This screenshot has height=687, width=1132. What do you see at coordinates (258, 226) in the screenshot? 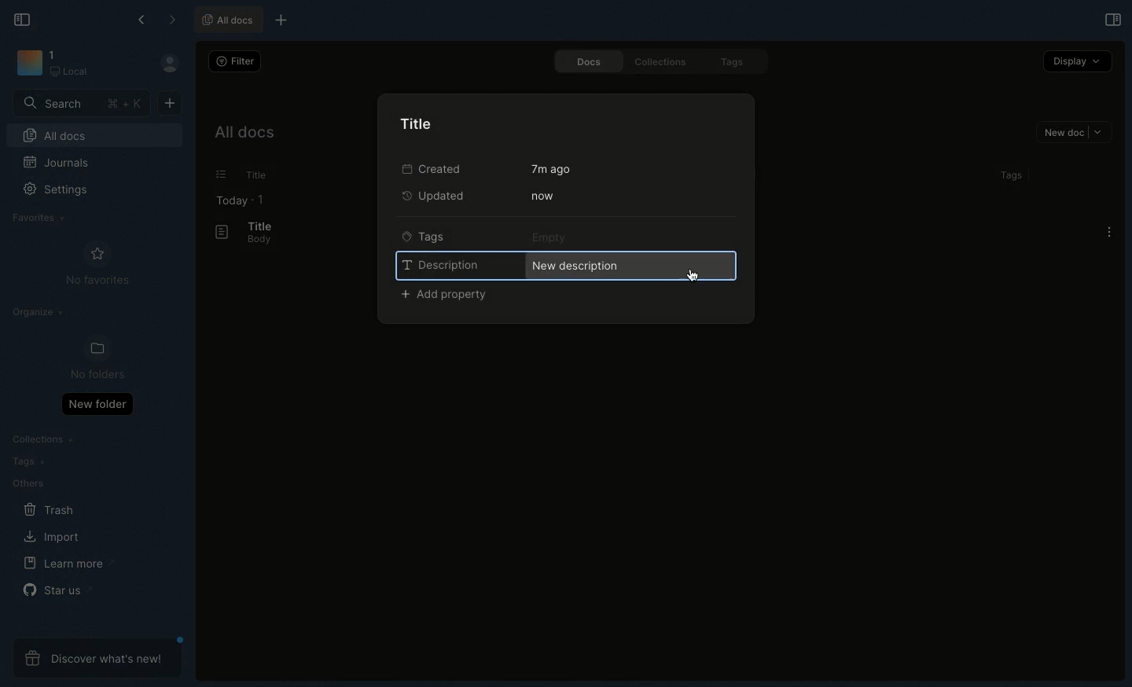
I see `Title` at bounding box center [258, 226].